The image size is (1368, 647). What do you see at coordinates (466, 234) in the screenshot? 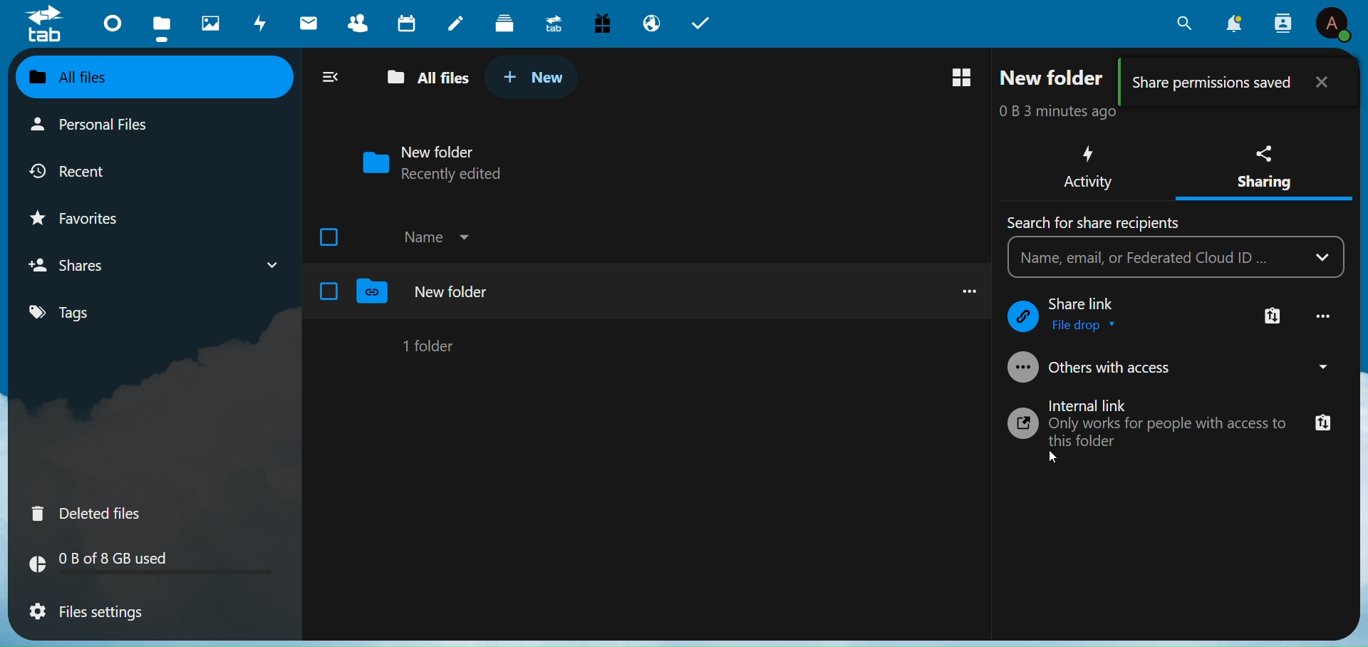
I see `Drop Down` at bounding box center [466, 234].